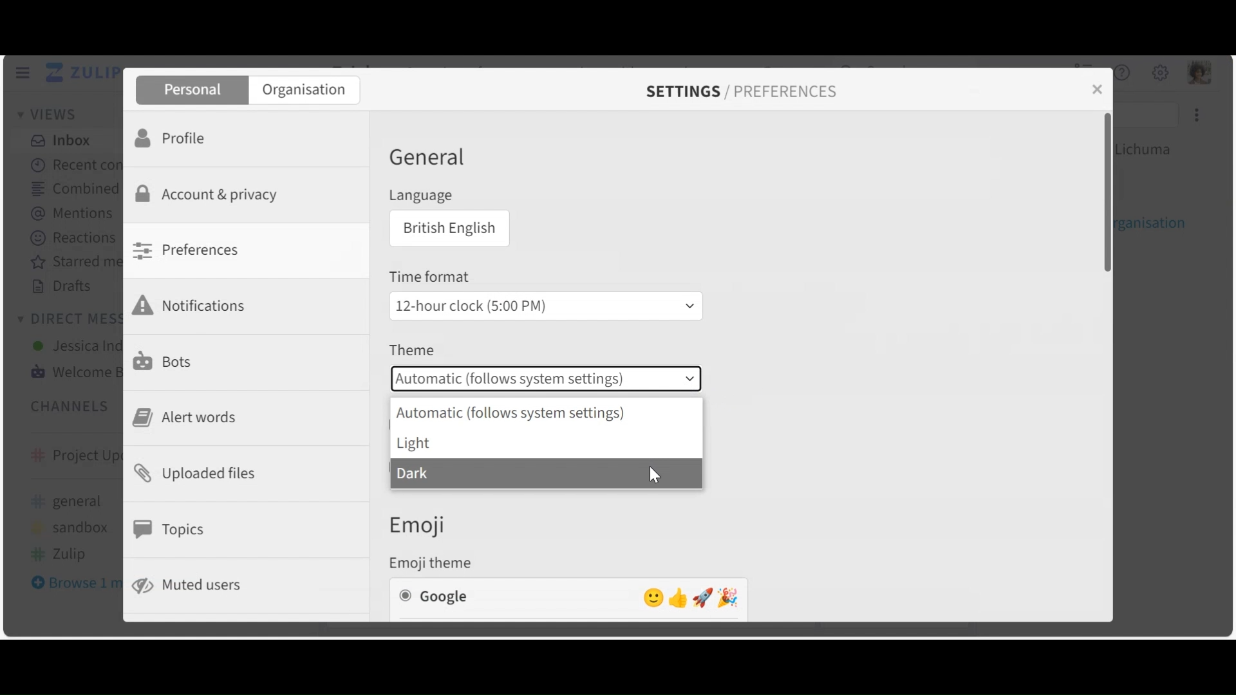  Describe the element at coordinates (568, 597) in the screenshot. I see `(un)select Google emoji theme` at that location.